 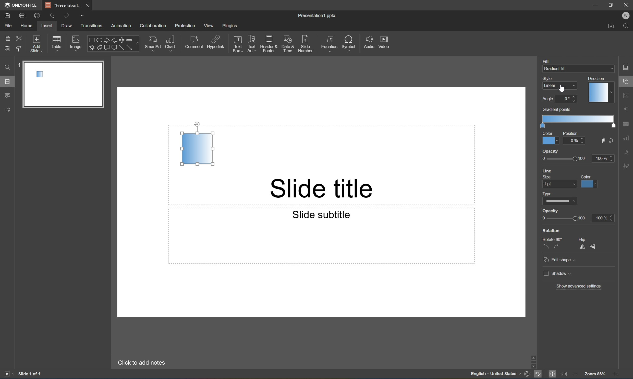 What do you see at coordinates (595, 374) in the screenshot?
I see `Zoom 103%` at bounding box center [595, 374].